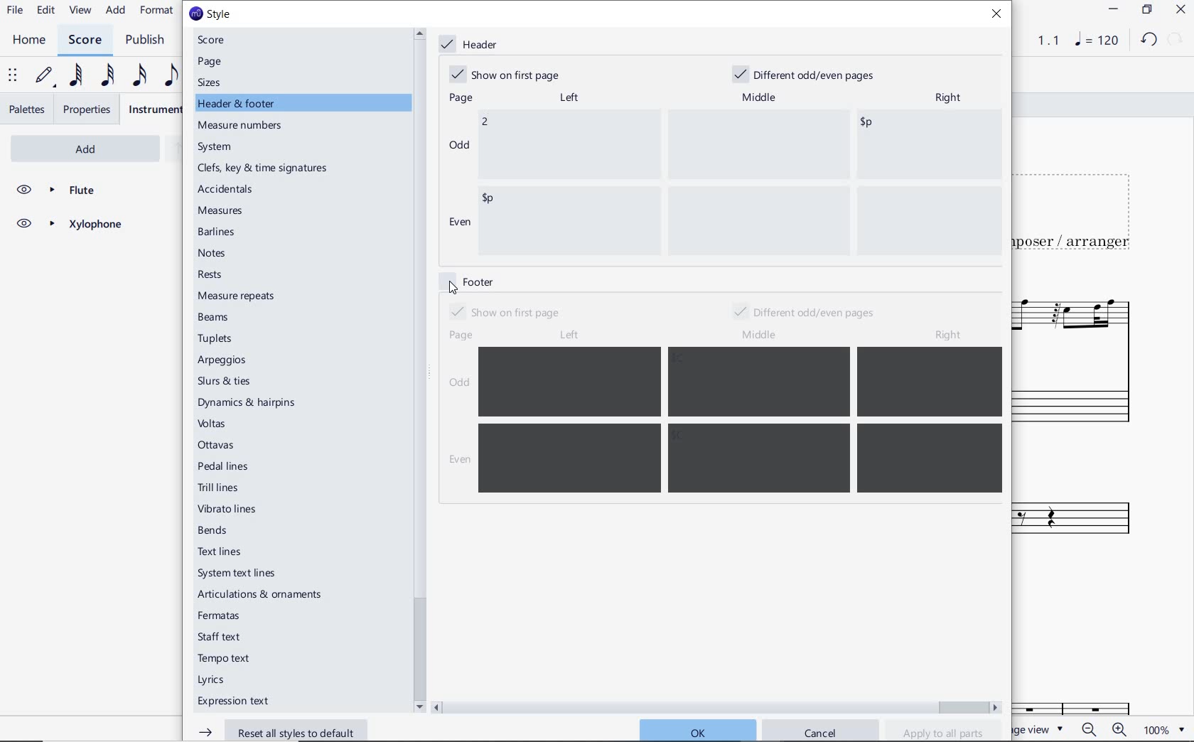 Image resolution: width=1194 pixels, height=742 pixels. What do you see at coordinates (1040, 41) in the screenshot?
I see `PLAY TIME` at bounding box center [1040, 41].